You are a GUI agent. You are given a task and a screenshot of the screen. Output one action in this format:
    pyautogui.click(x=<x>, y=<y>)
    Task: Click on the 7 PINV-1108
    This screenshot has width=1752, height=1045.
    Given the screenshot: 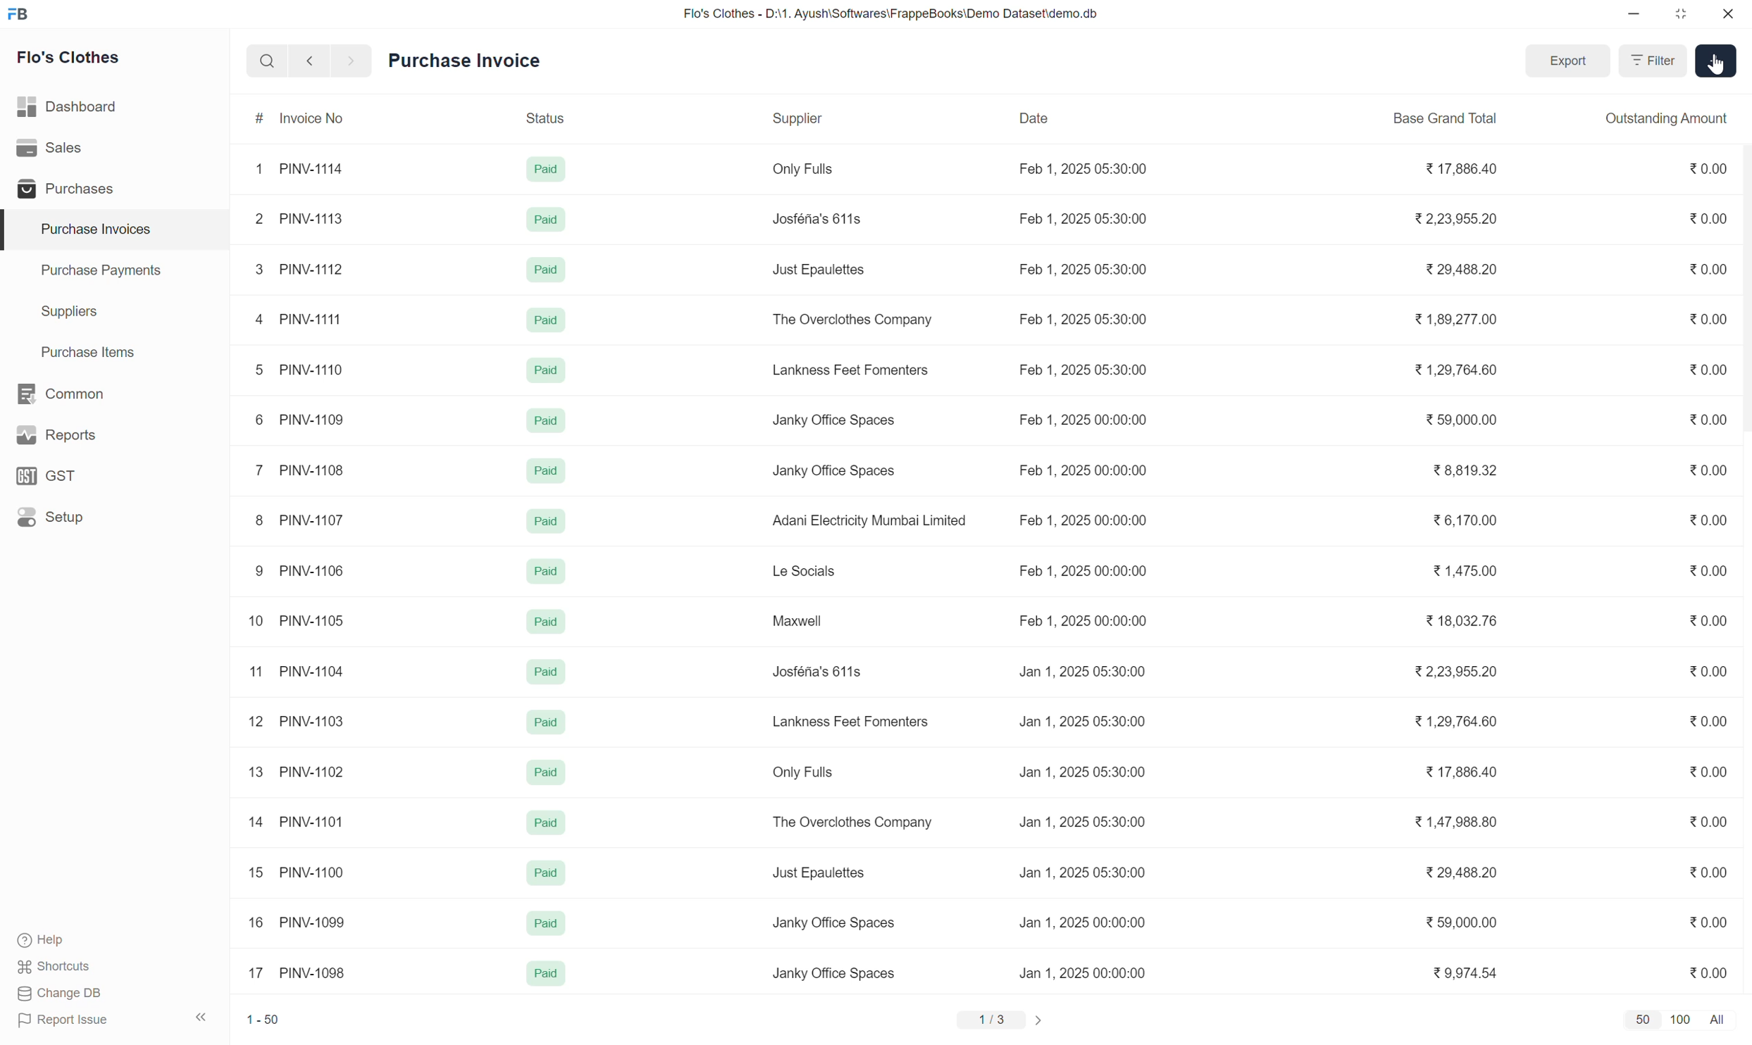 What is the action you would take?
    pyautogui.click(x=299, y=470)
    